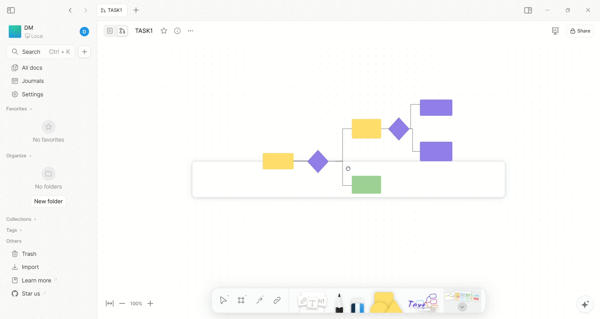 The height and width of the screenshot is (319, 600). I want to click on text, so click(422, 301).